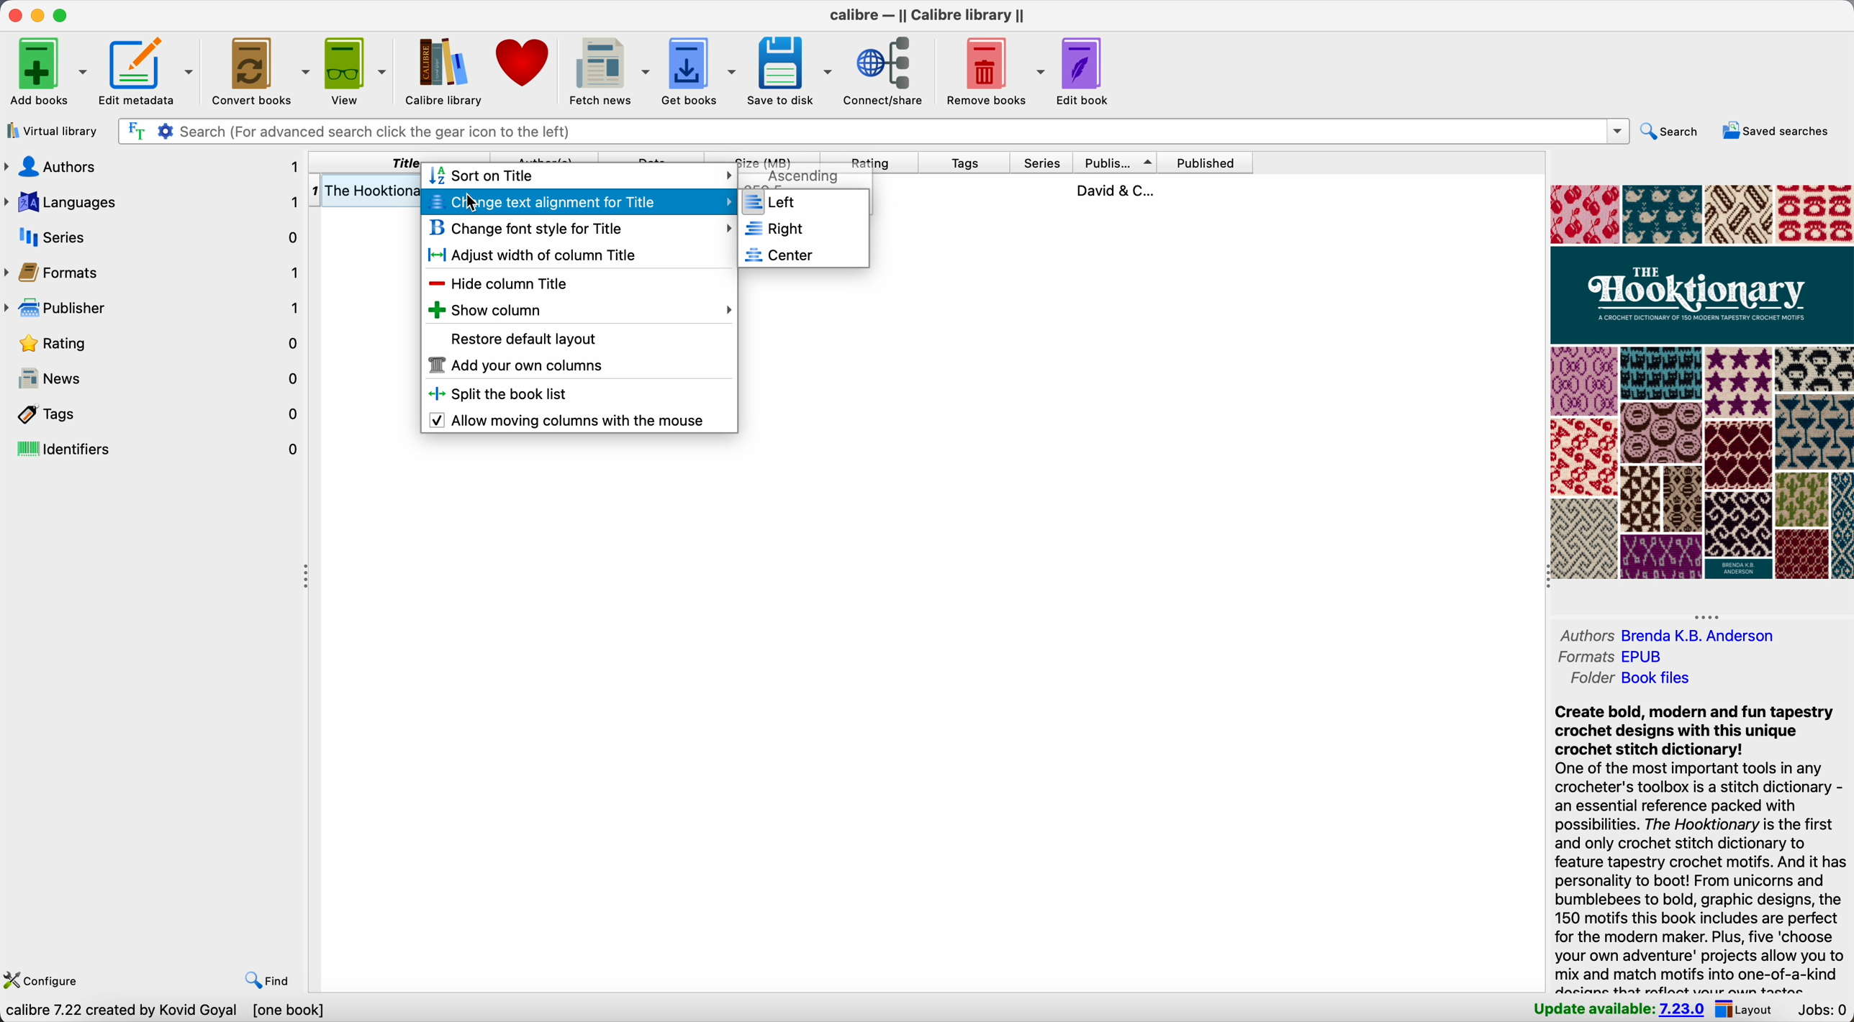  What do you see at coordinates (486, 177) in the screenshot?
I see `sort on title` at bounding box center [486, 177].